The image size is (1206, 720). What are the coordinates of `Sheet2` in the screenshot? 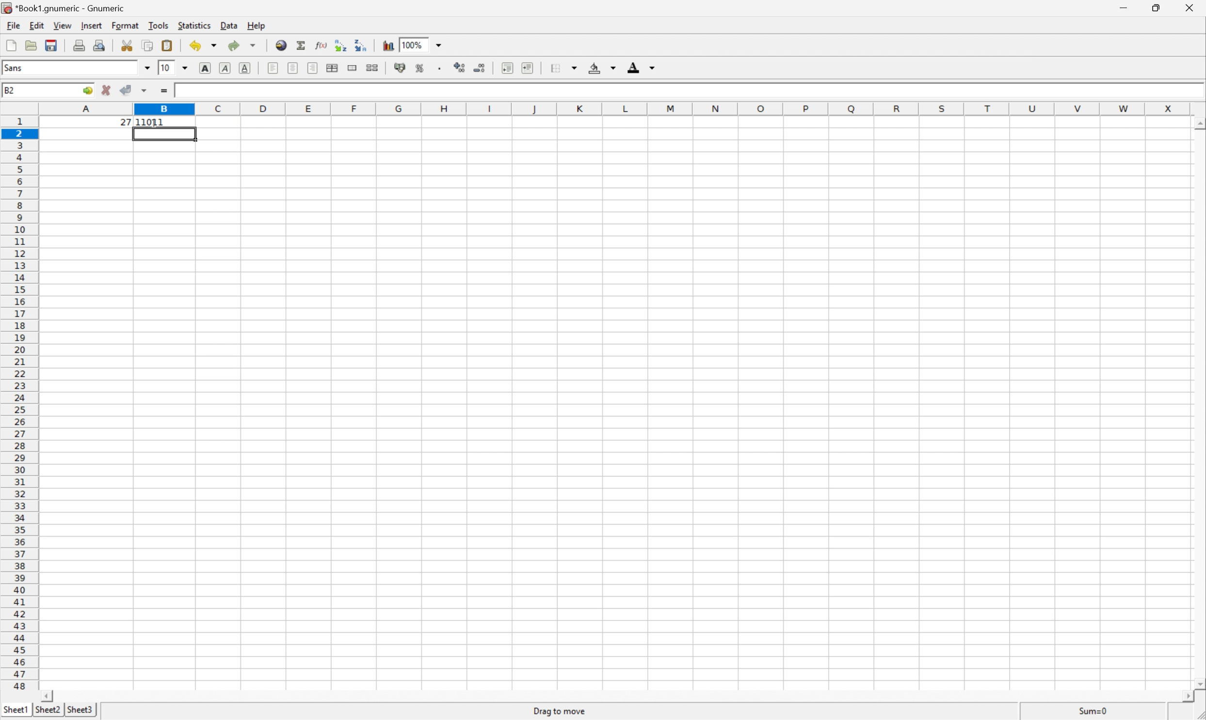 It's located at (49, 713).